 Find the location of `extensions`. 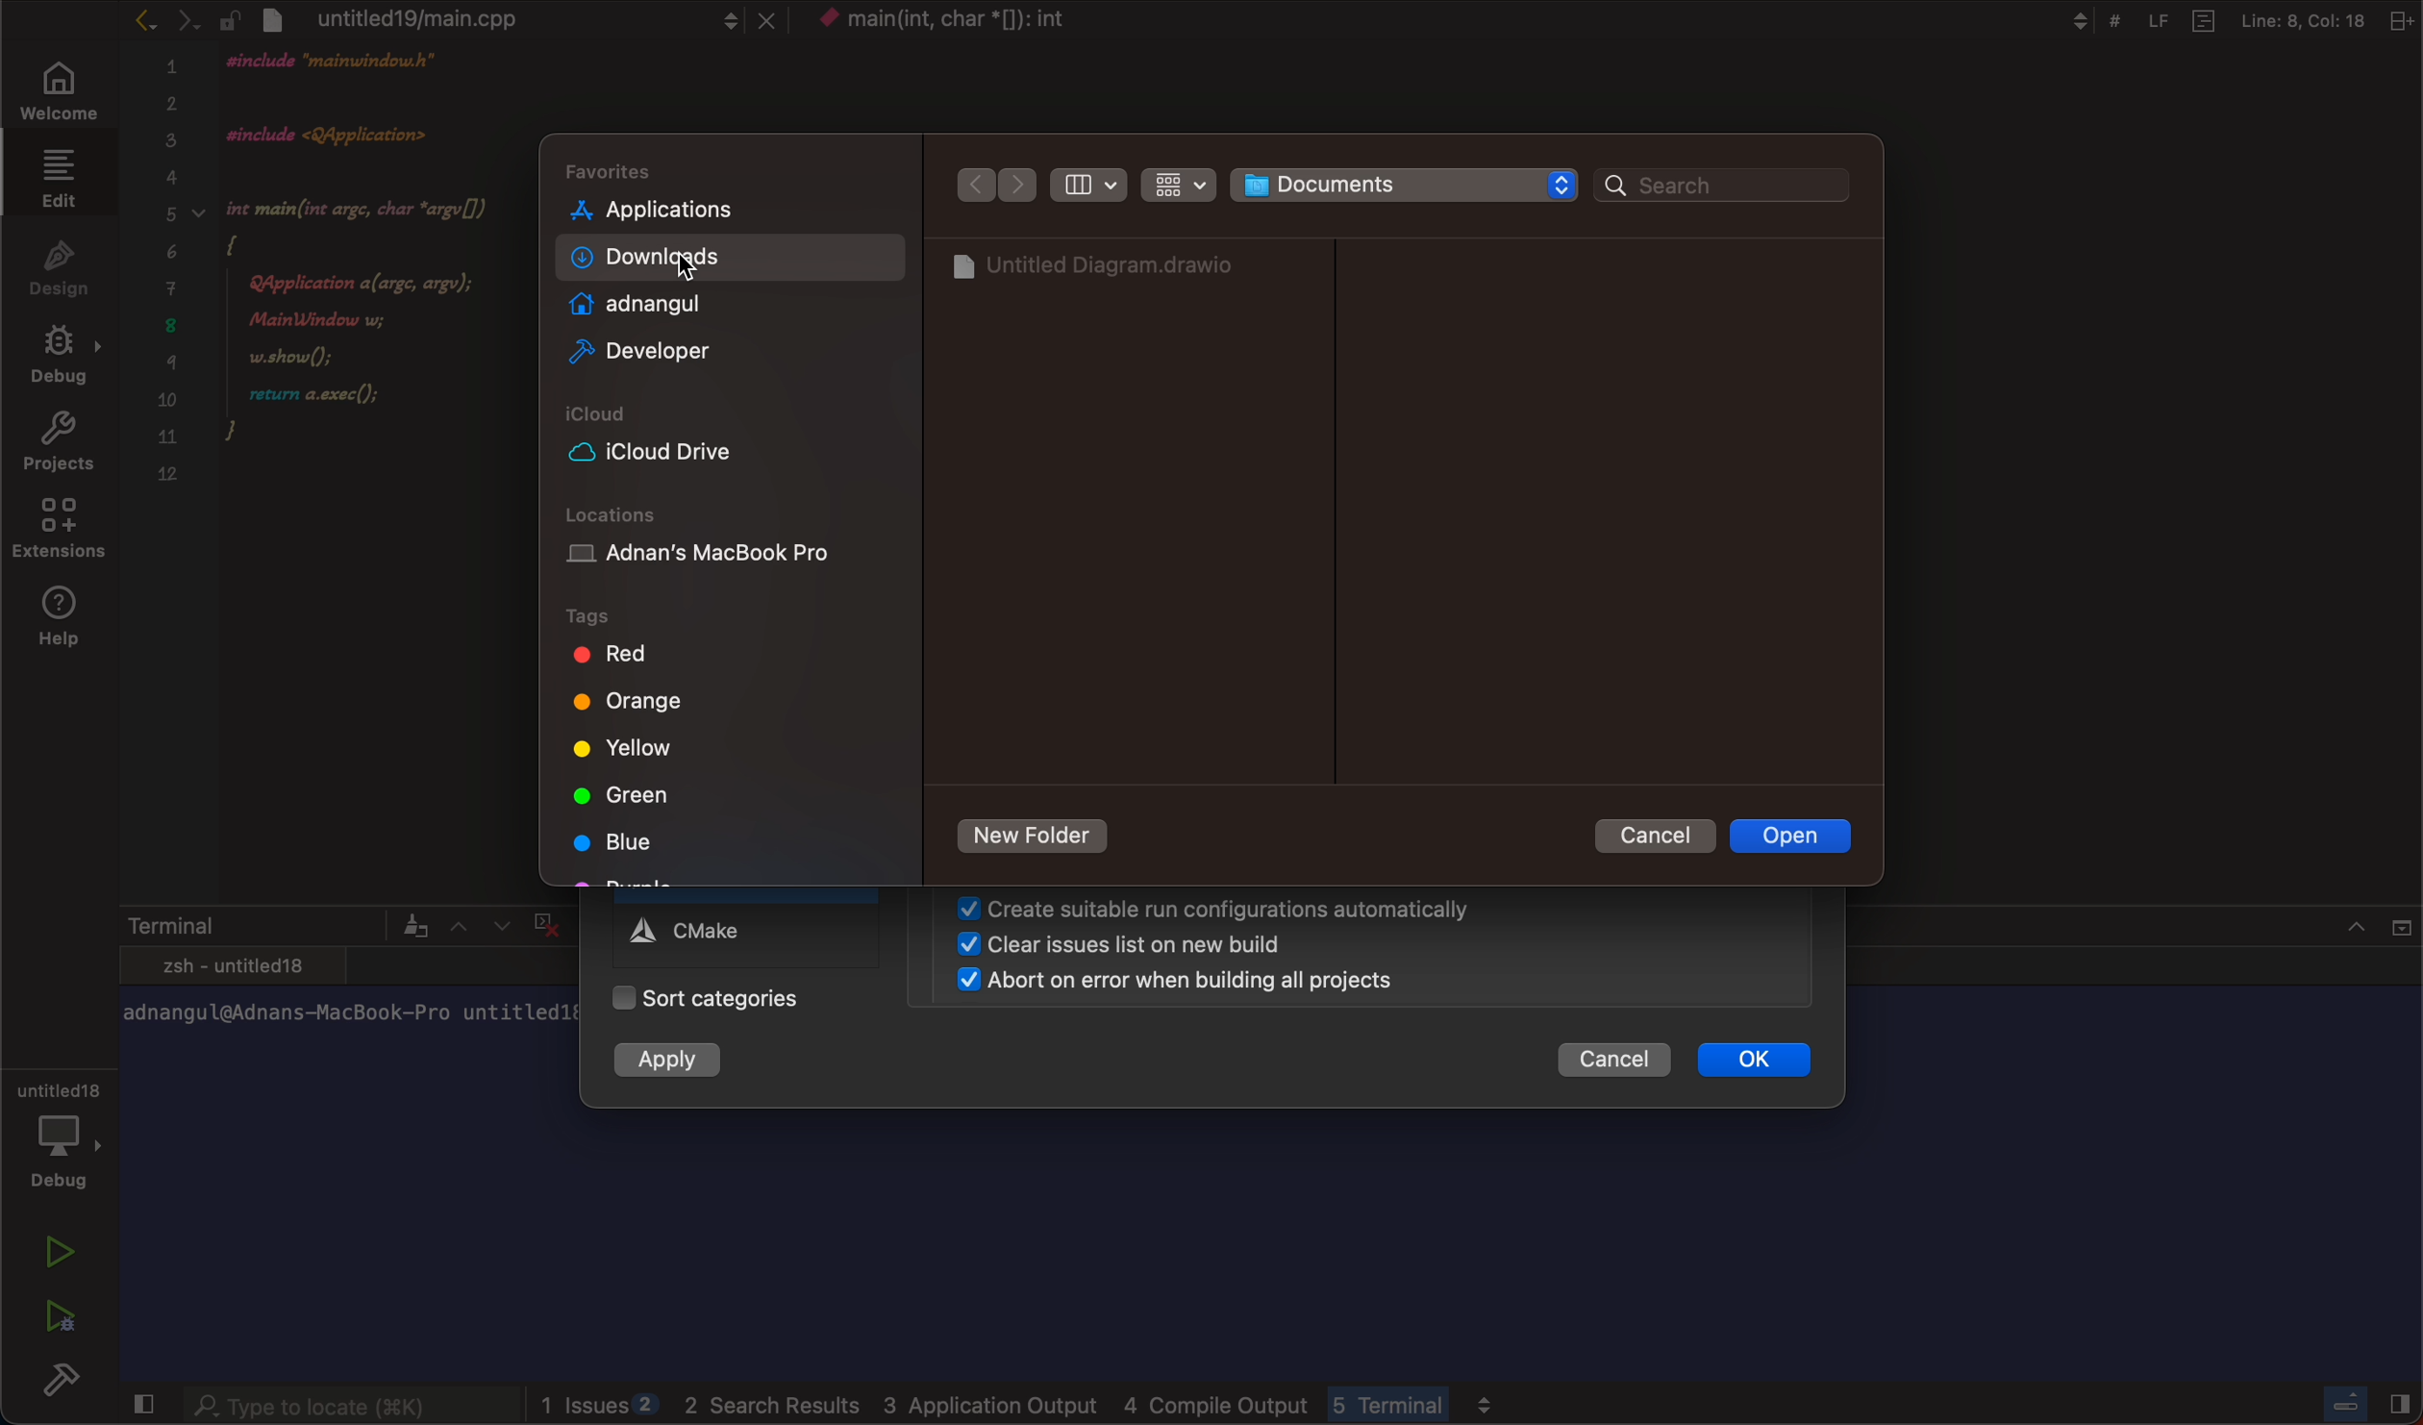

extensions is located at coordinates (57, 526).